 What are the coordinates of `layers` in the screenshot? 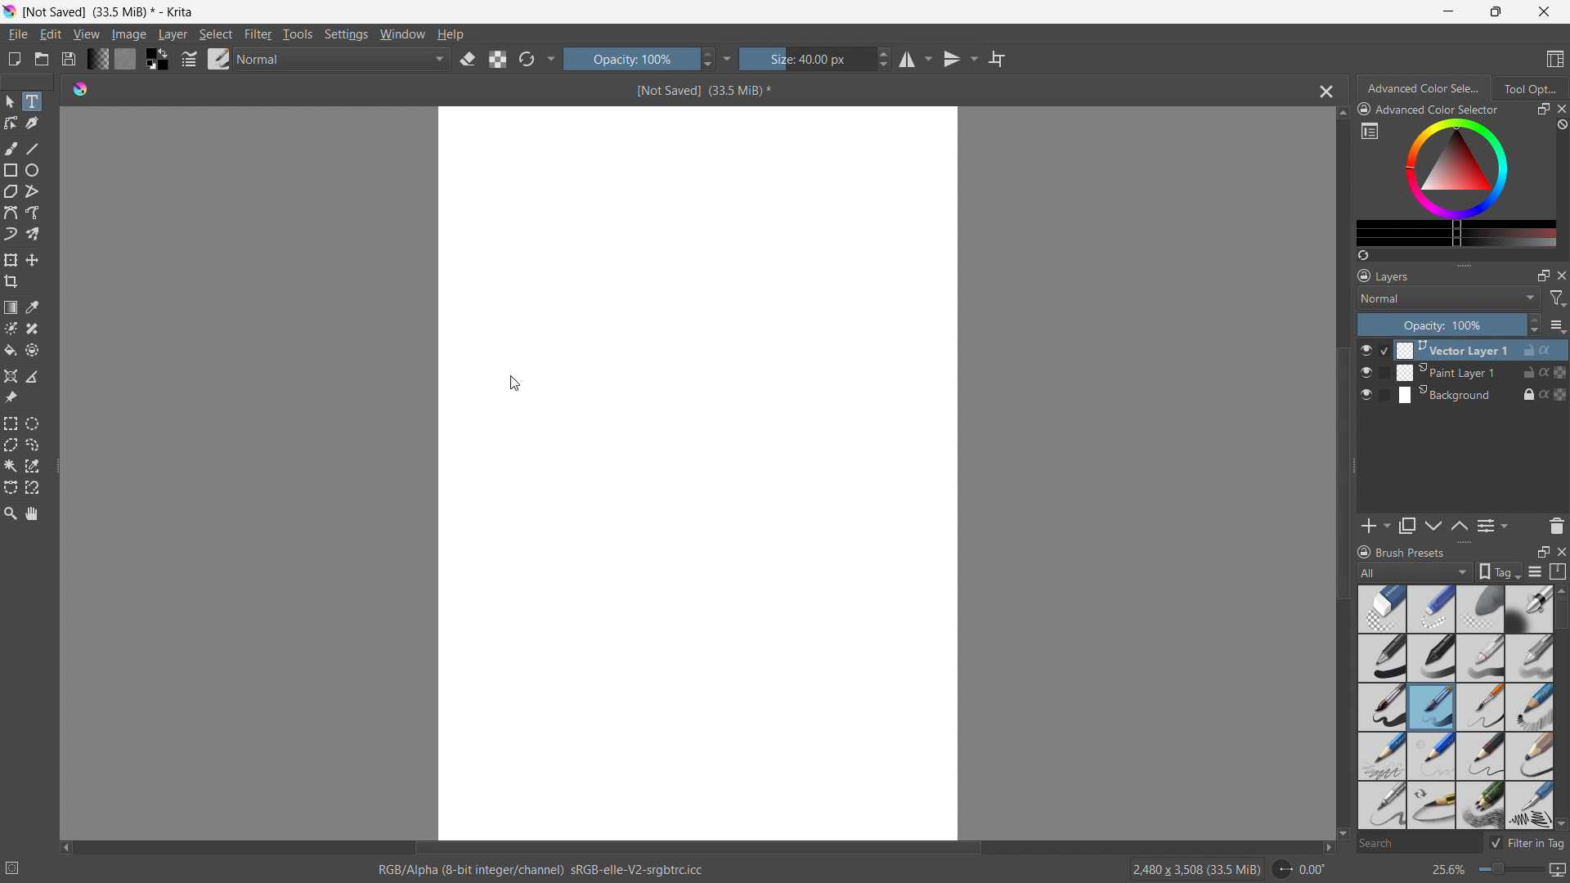 It's located at (1384, 275).